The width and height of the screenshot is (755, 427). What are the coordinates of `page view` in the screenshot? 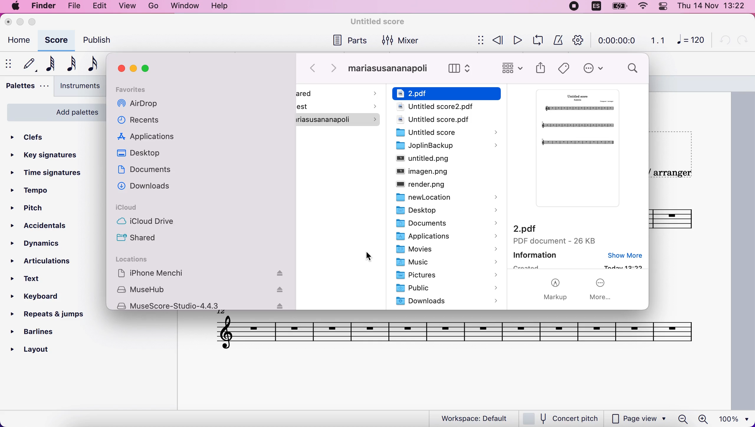 It's located at (639, 419).